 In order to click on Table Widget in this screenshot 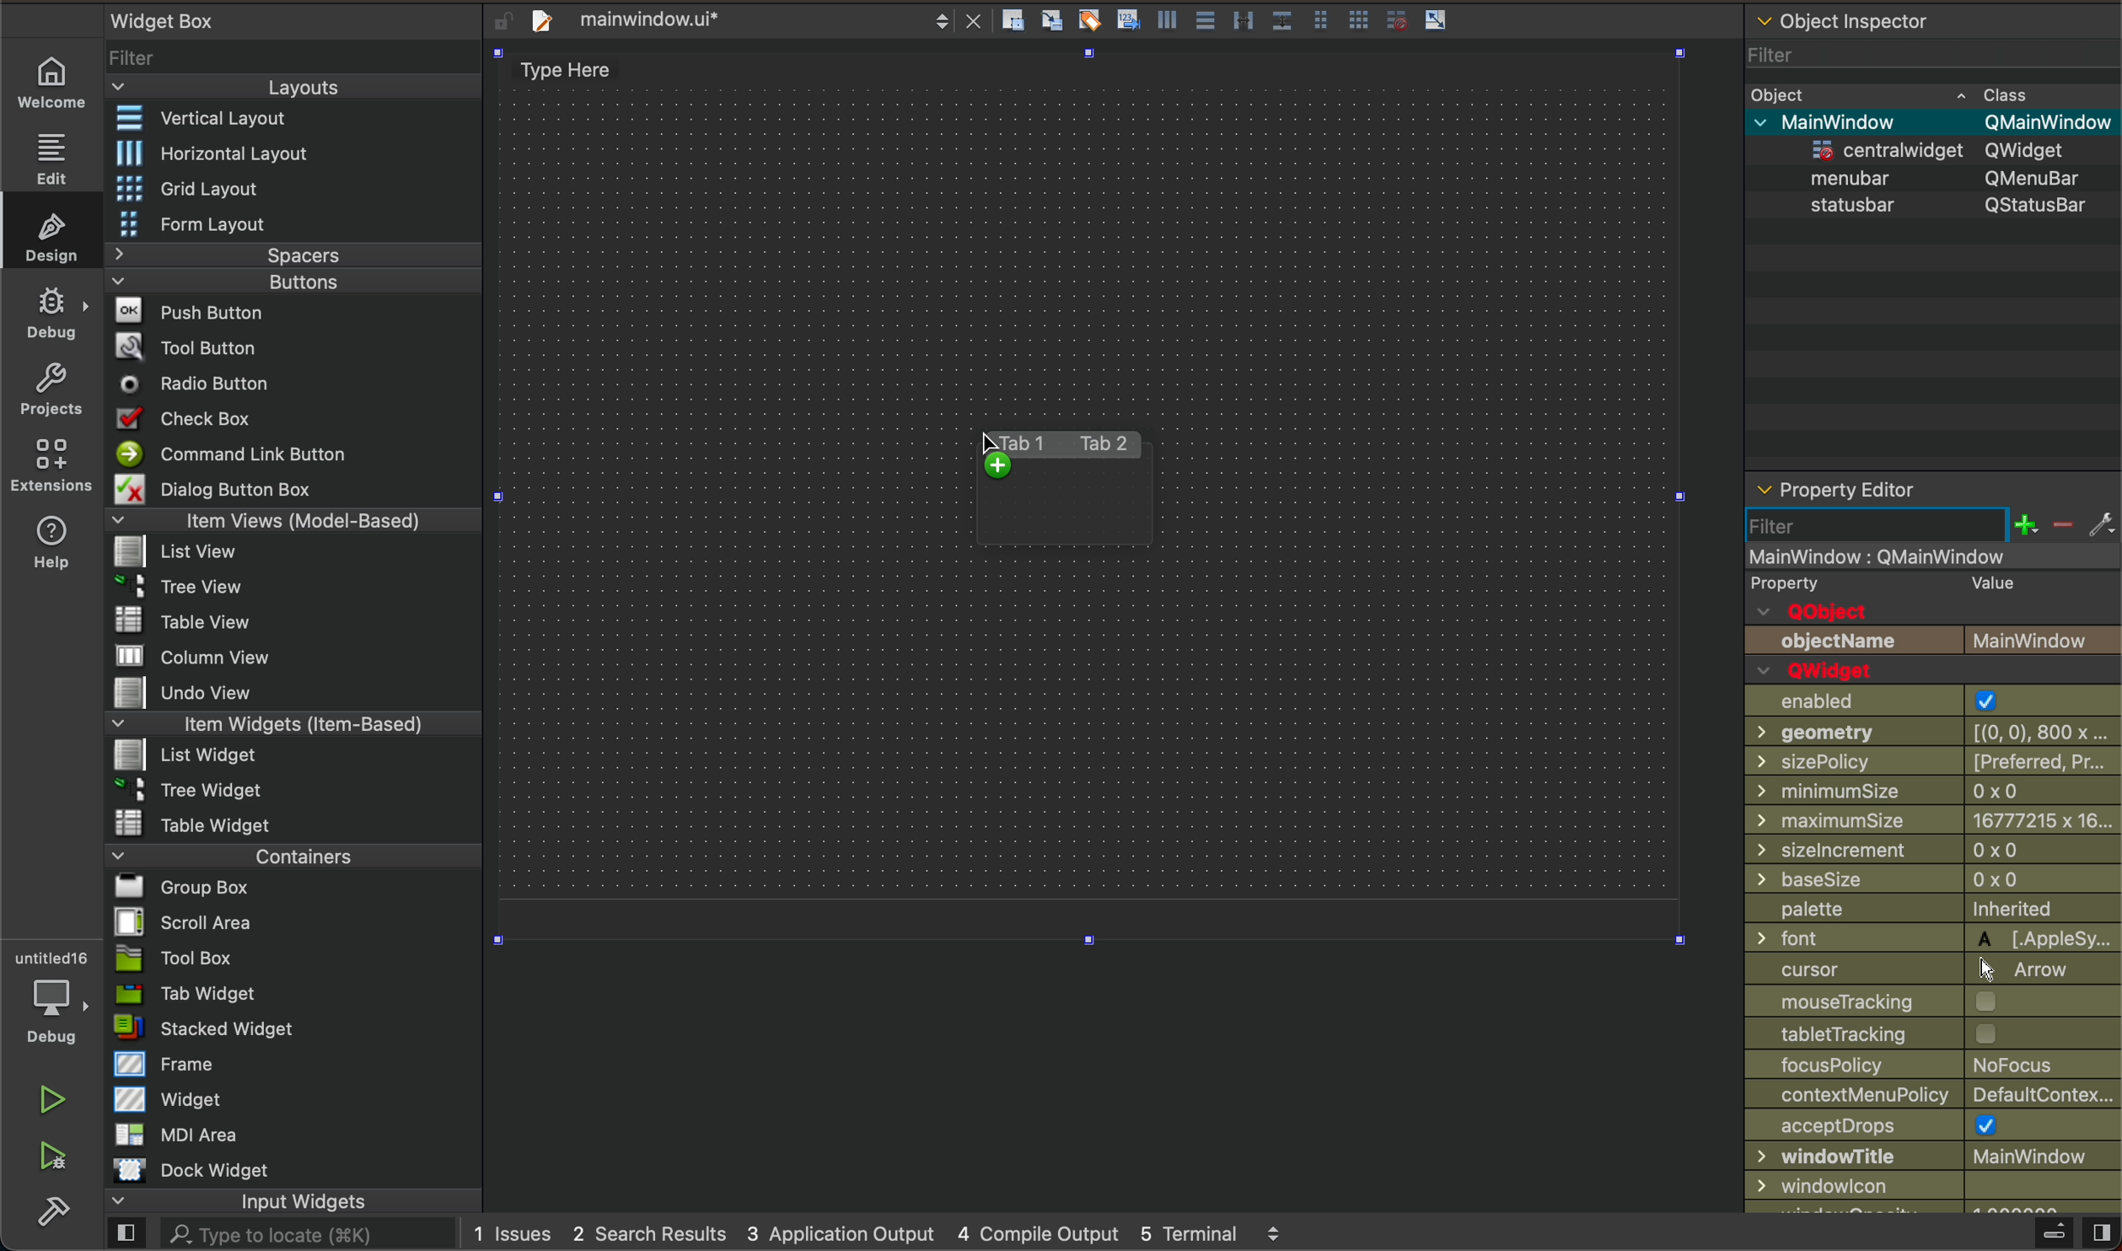, I will do `click(184, 822)`.